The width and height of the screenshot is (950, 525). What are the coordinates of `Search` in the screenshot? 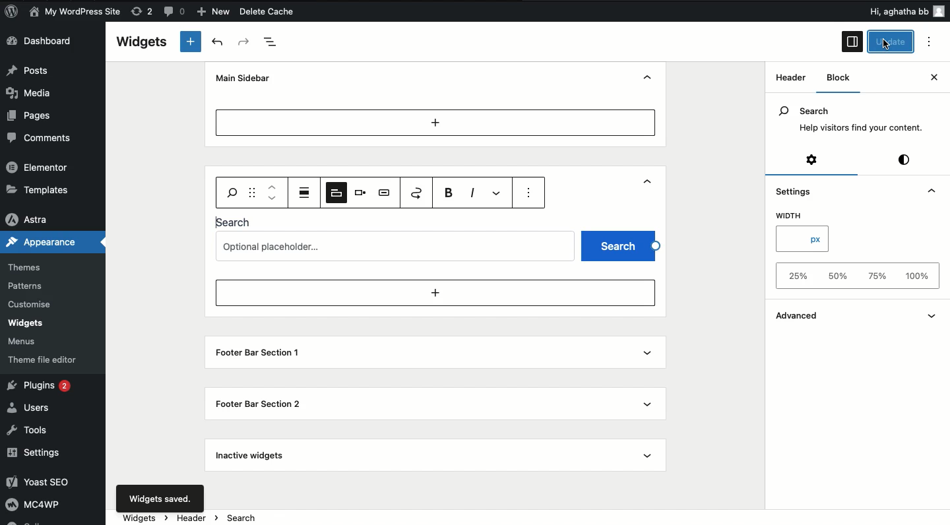 It's located at (236, 222).